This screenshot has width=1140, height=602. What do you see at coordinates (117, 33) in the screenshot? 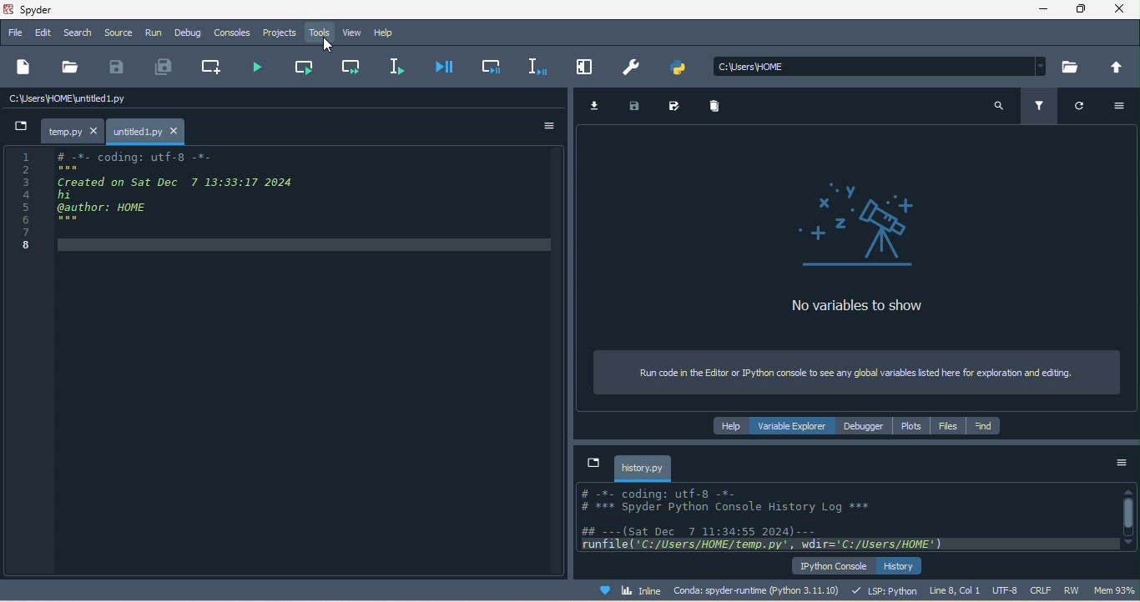
I see `source` at bounding box center [117, 33].